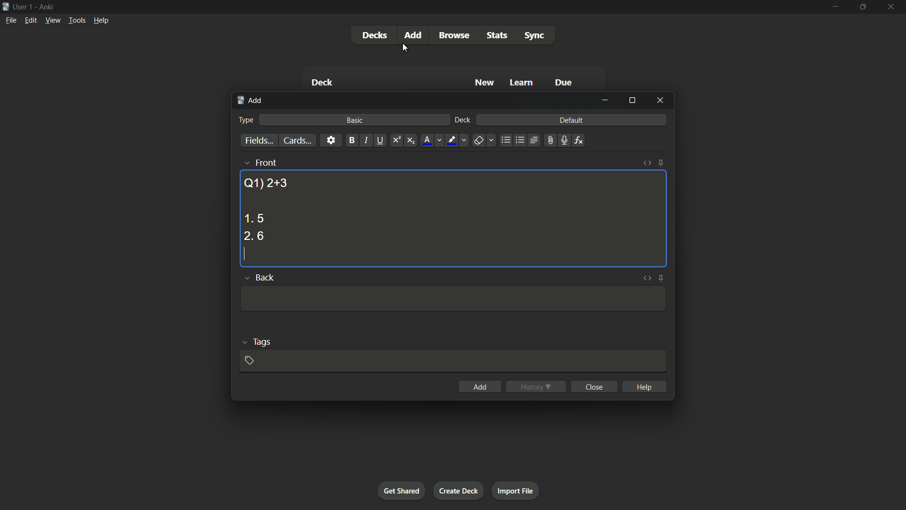 The height and width of the screenshot is (510, 906). What do you see at coordinates (46, 6) in the screenshot?
I see `app name` at bounding box center [46, 6].